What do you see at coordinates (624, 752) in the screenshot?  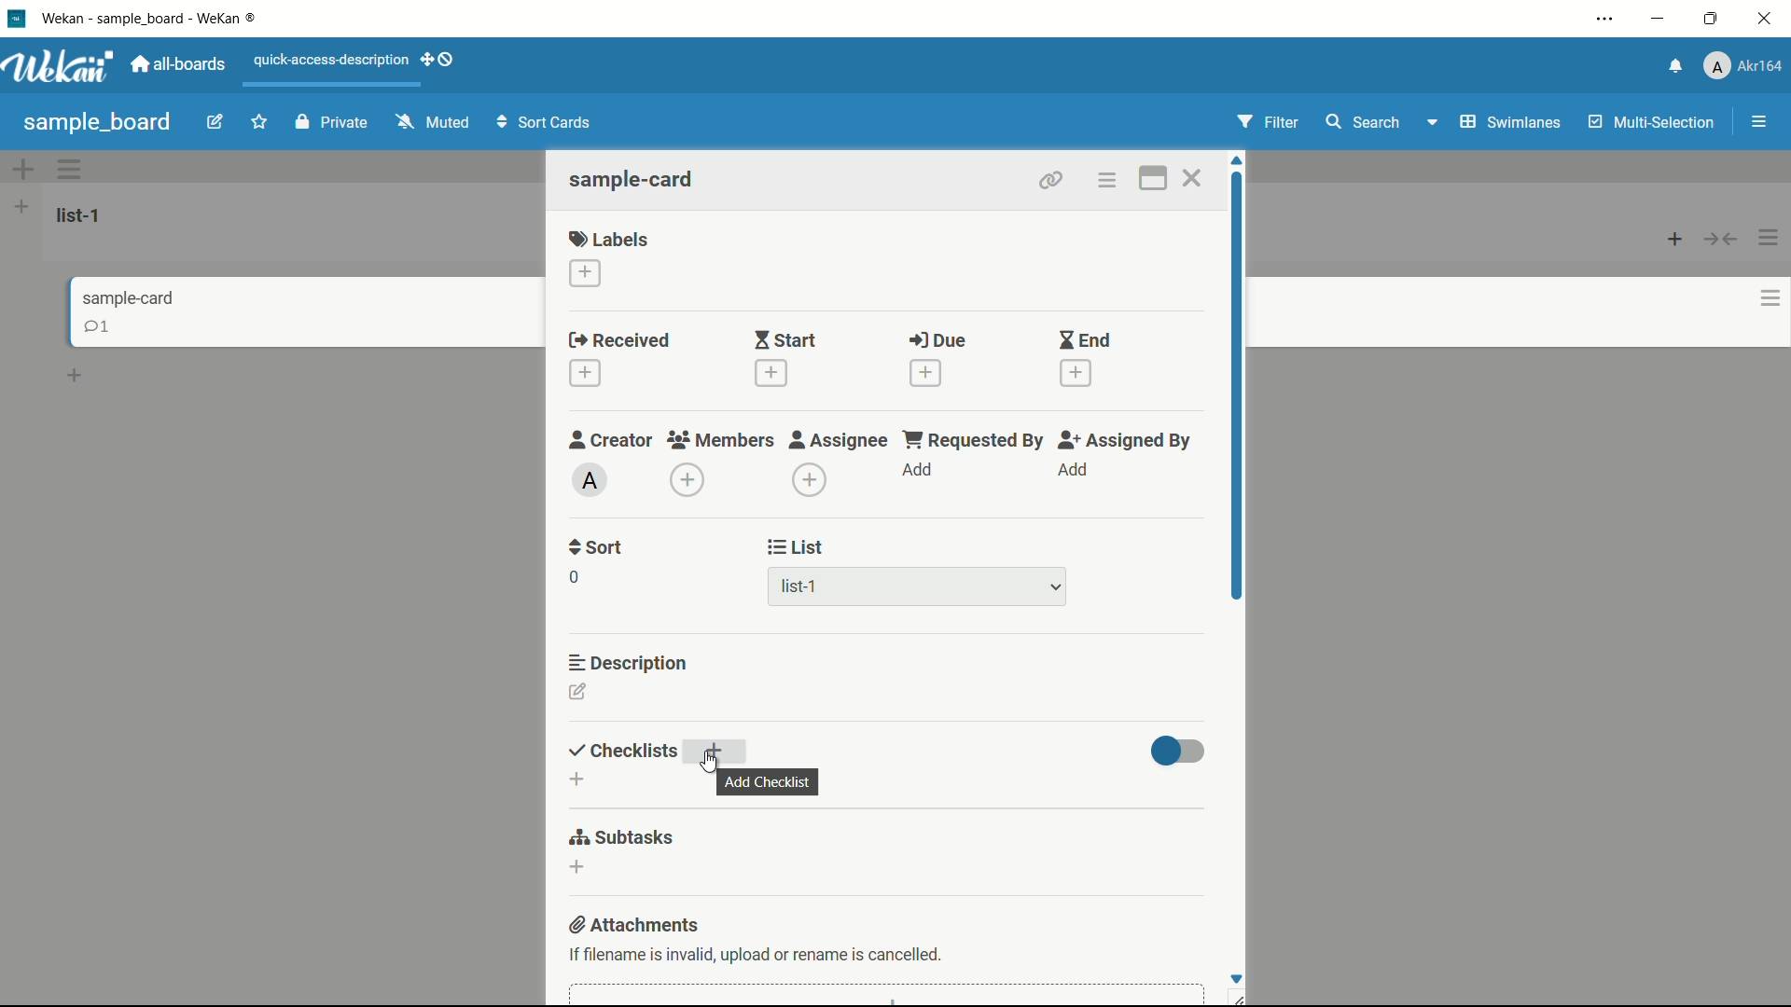 I see `checklists` at bounding box center [624, 752].